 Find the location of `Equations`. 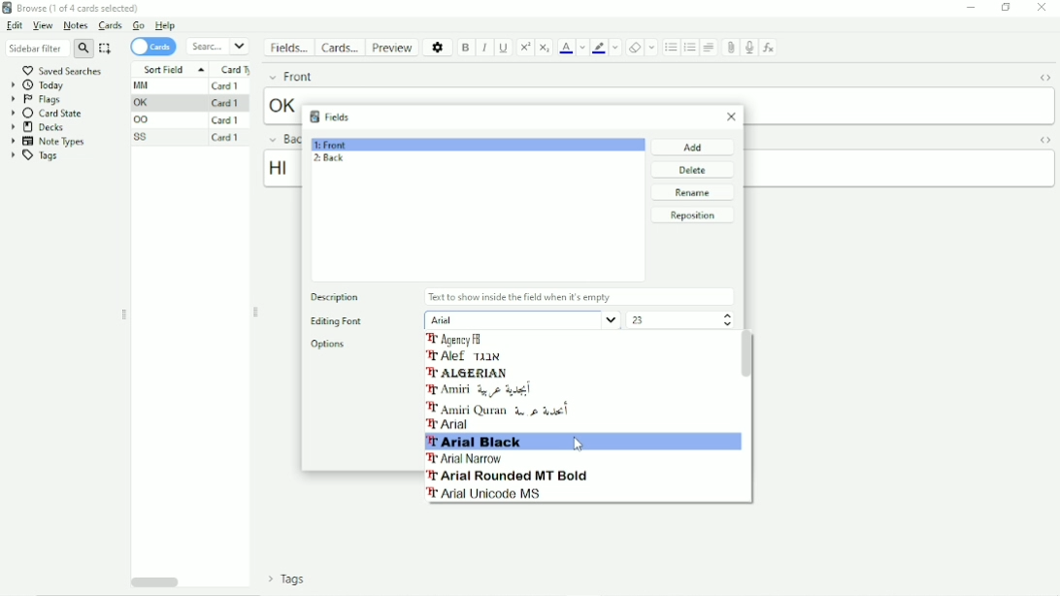

Equations is located at coordinates (770, 48).